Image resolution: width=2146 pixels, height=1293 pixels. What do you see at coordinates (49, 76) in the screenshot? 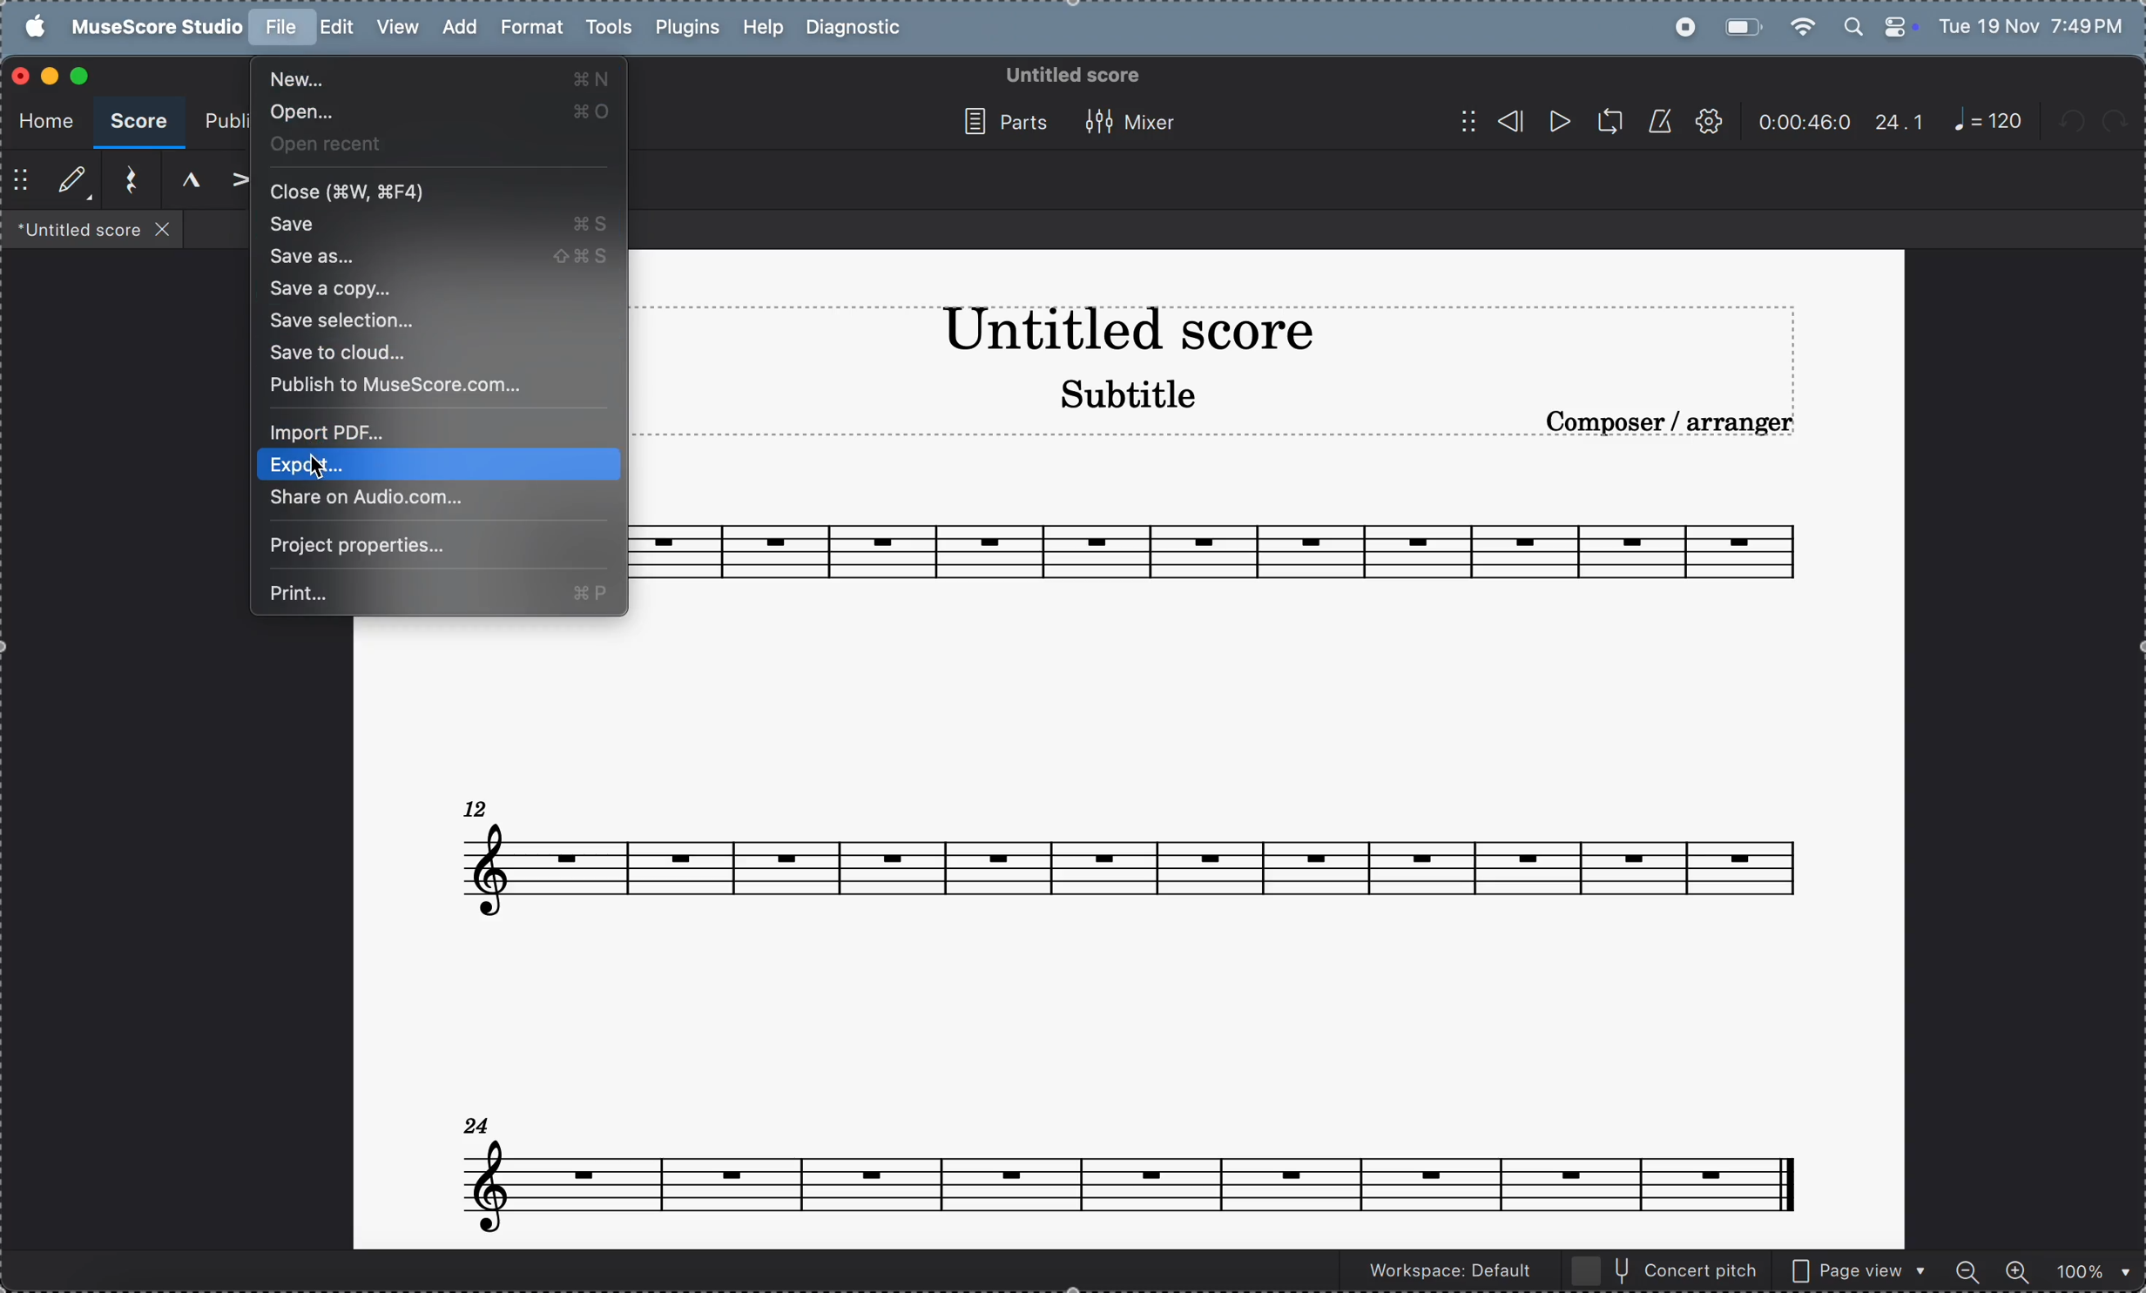
I see `minimize` at bounding box center [49, 76].